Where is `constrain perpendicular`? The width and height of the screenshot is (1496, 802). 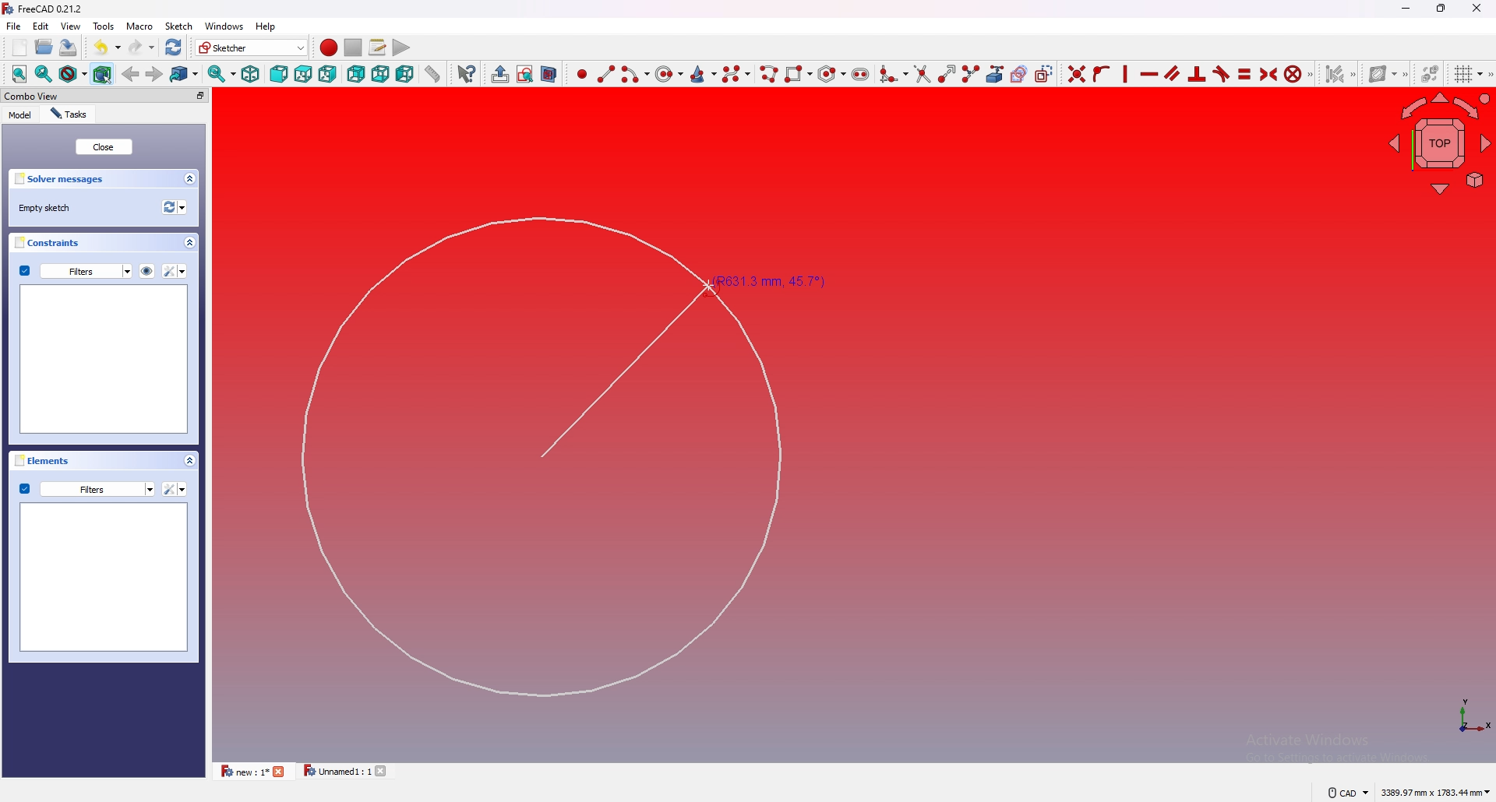 constrain perpendicular is located at coordinates (1198, 74).